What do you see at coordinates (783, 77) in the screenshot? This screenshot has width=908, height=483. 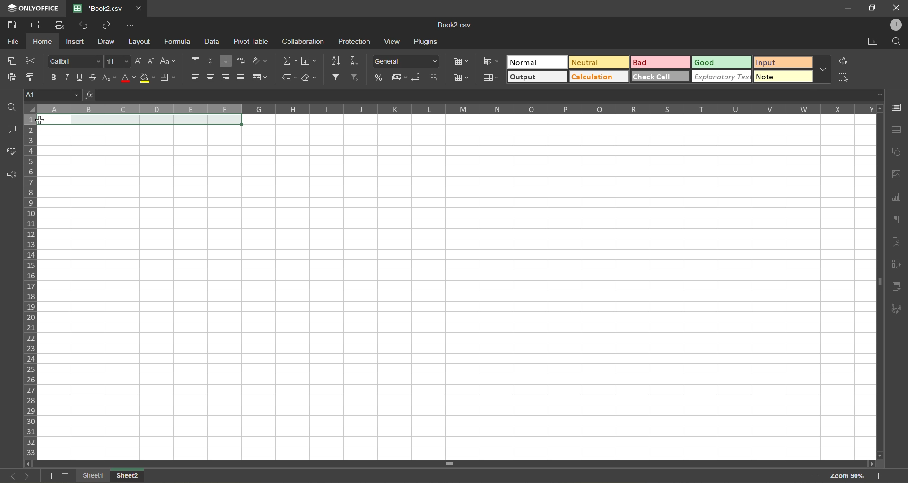 I see `note` at bounding box center [783, 77].